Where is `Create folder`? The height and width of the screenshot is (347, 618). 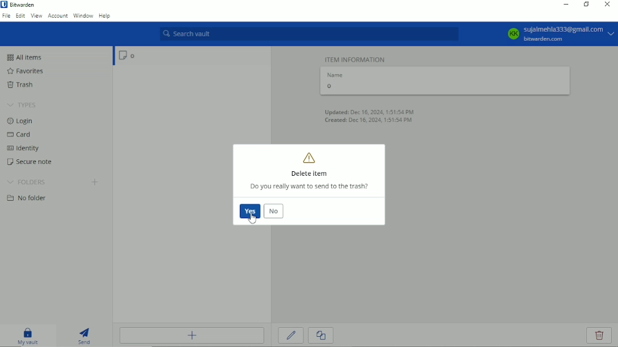
Create folder is located at coordinates (96, 182).